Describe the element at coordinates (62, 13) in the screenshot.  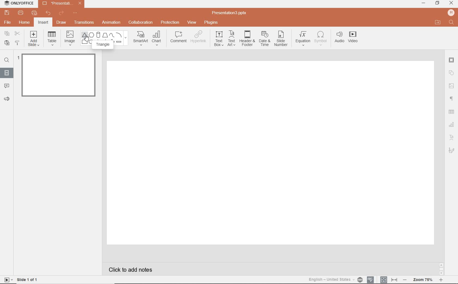
I see `REDO` at that location.